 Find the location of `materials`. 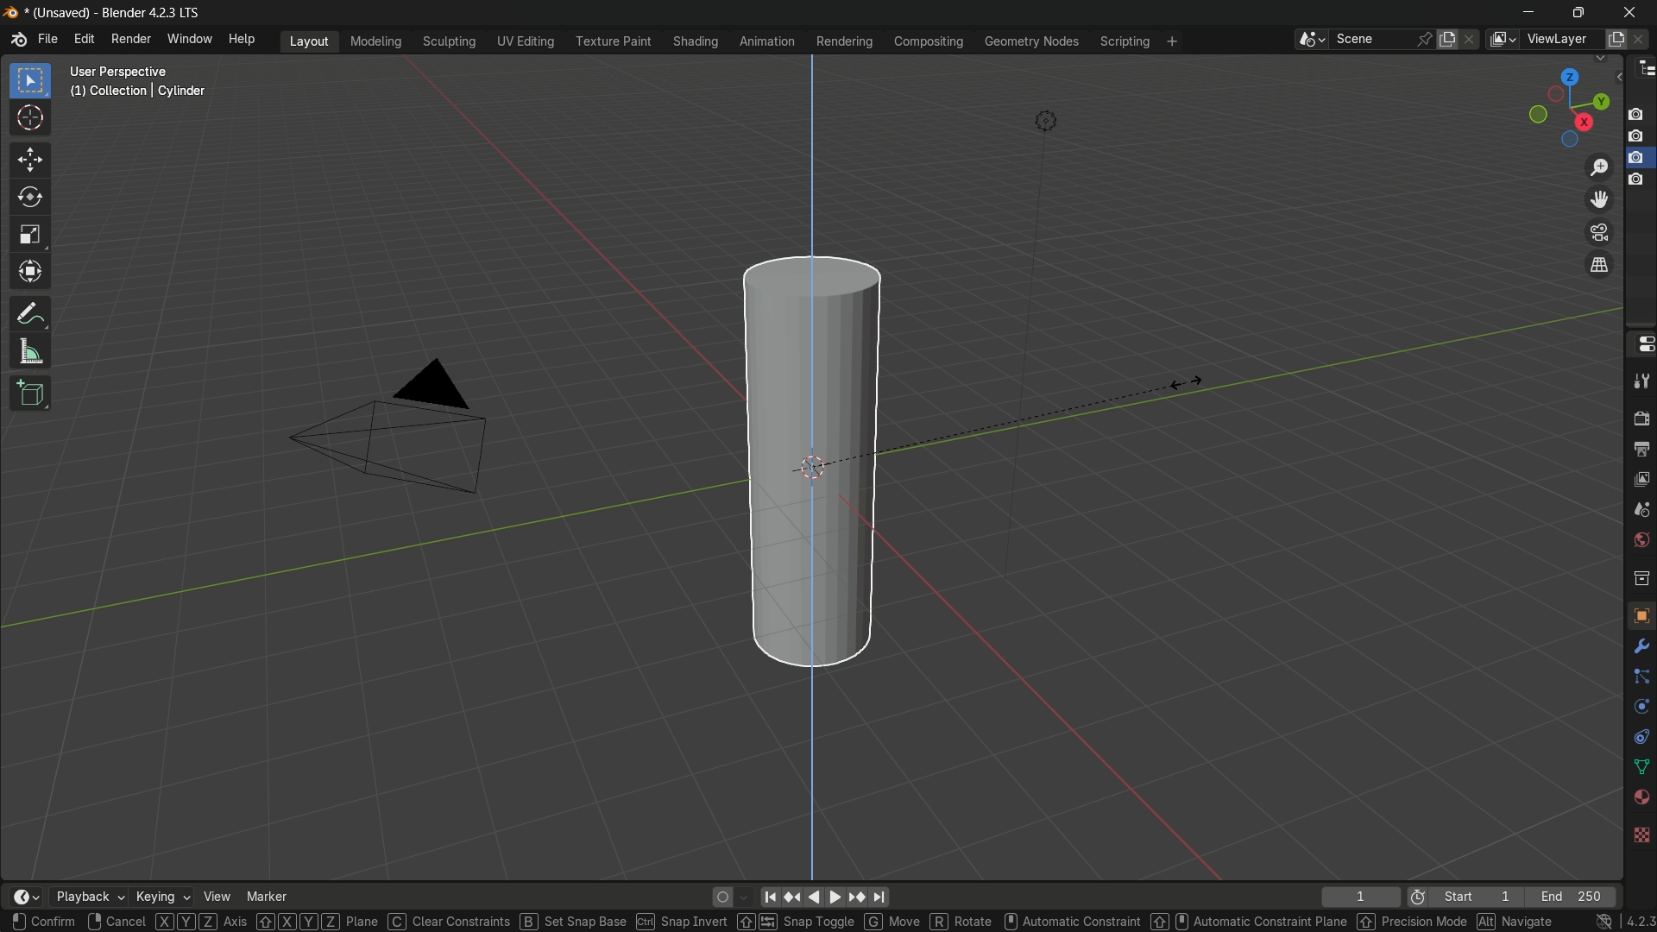

materials is located at coordinates (1638, 798).